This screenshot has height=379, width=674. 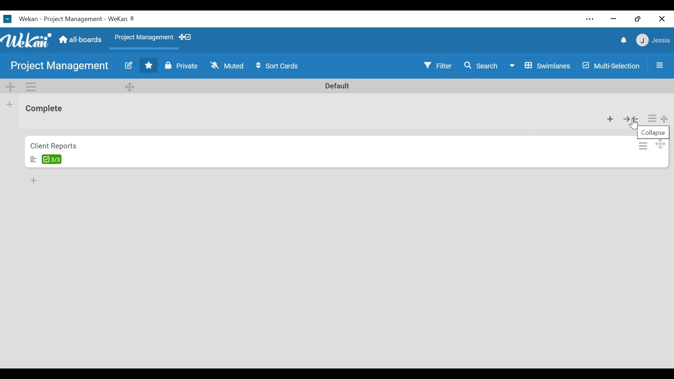 I want to click on Collapse, so click(x=632, y=118).